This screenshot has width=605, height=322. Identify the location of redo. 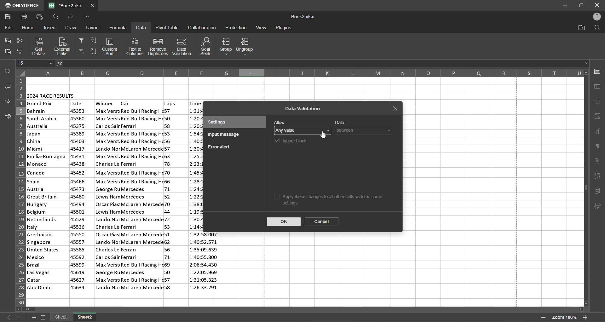
(72, 17).